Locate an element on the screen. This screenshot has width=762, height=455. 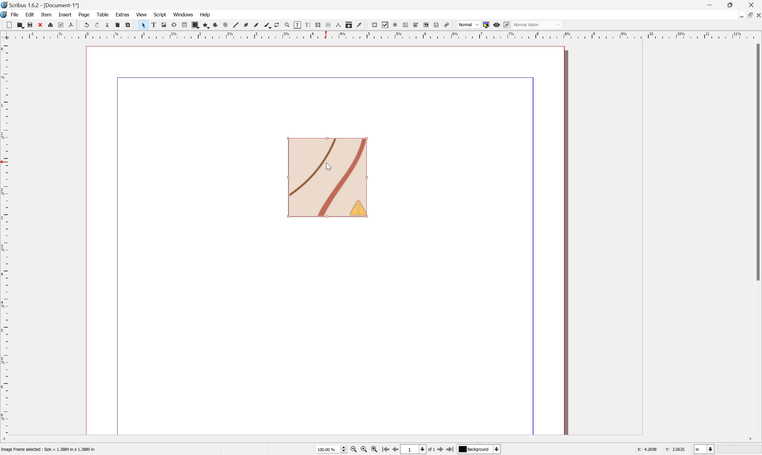
Toggle color management system is located at coordinates (488, 25).